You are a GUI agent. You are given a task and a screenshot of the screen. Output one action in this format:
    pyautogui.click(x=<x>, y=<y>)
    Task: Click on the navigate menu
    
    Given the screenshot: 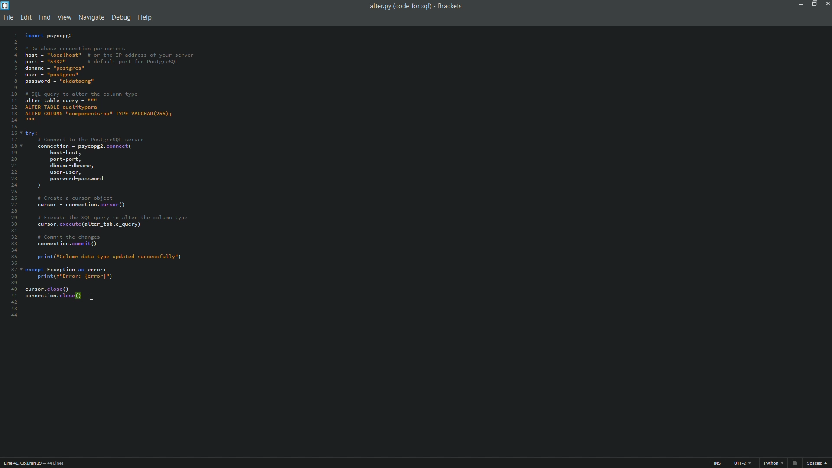 What is the action you would take?
    pyautogui.click(x=91, y=18)
    